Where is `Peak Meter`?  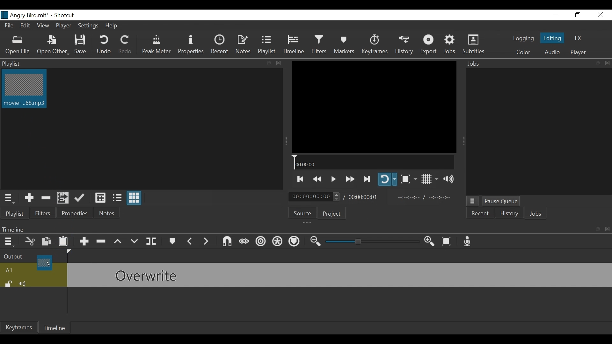 Peak Meter is located at coordinates (157, 45).